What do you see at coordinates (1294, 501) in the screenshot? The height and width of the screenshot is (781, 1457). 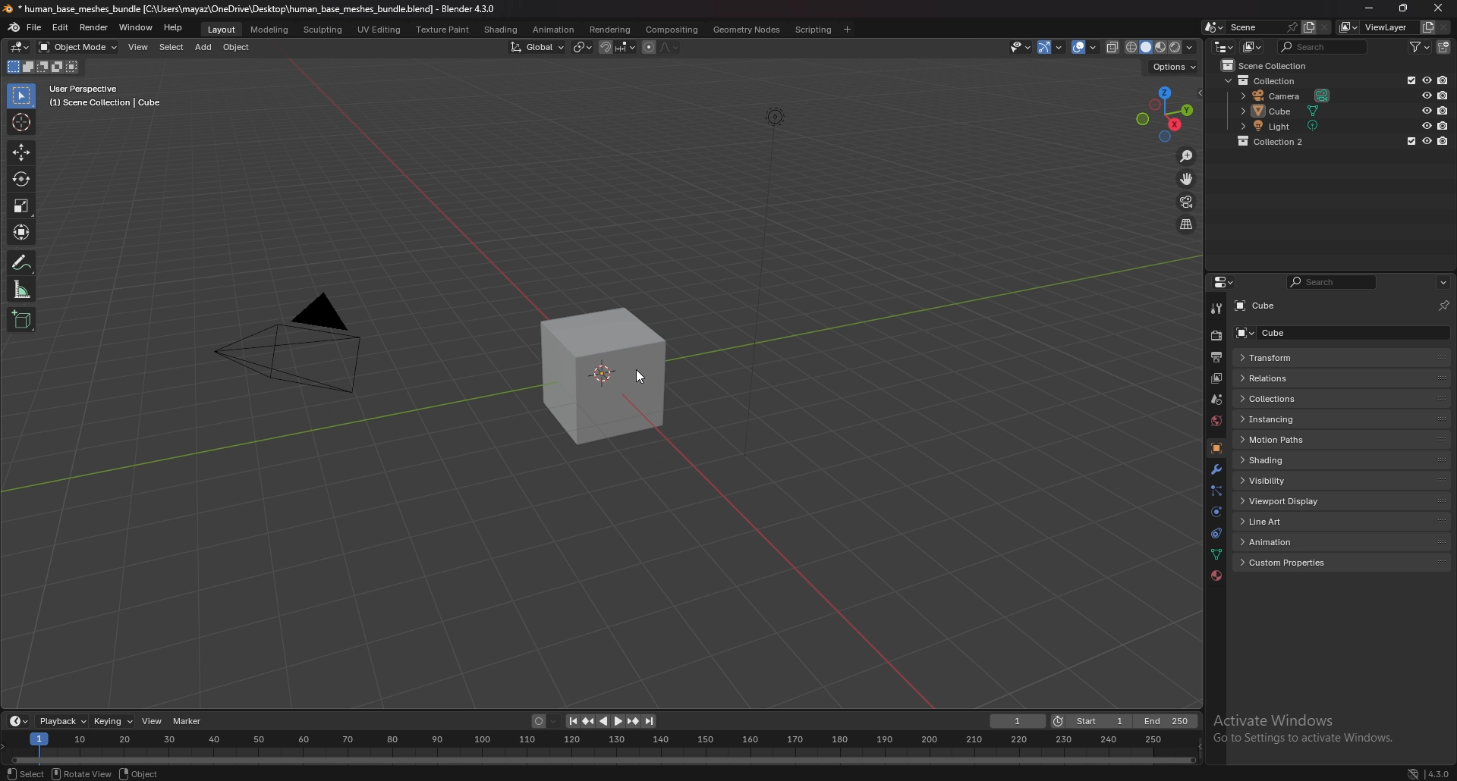 I see `viewport display` at bounding box center [1294, 501].